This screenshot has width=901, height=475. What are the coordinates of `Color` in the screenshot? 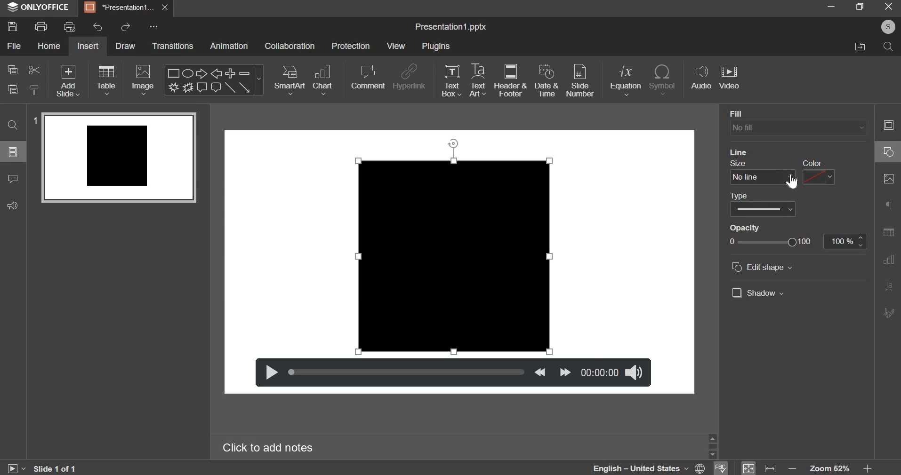 It's located at (813, 160).